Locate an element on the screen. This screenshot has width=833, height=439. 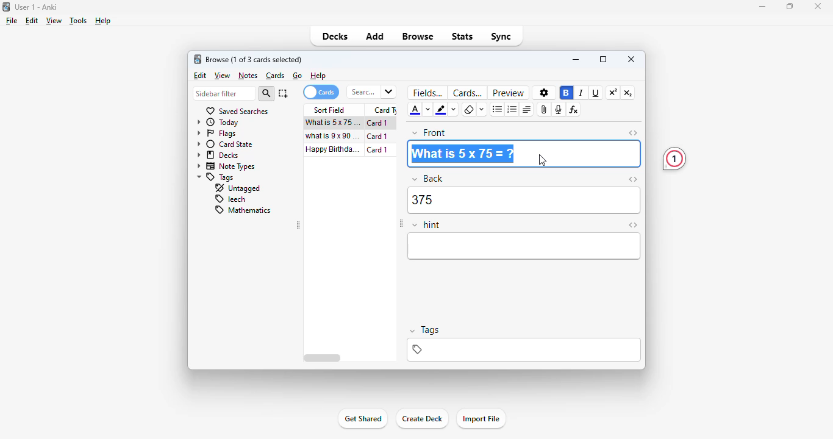
horizontal scroll bar is located at coordinates (323, 358).